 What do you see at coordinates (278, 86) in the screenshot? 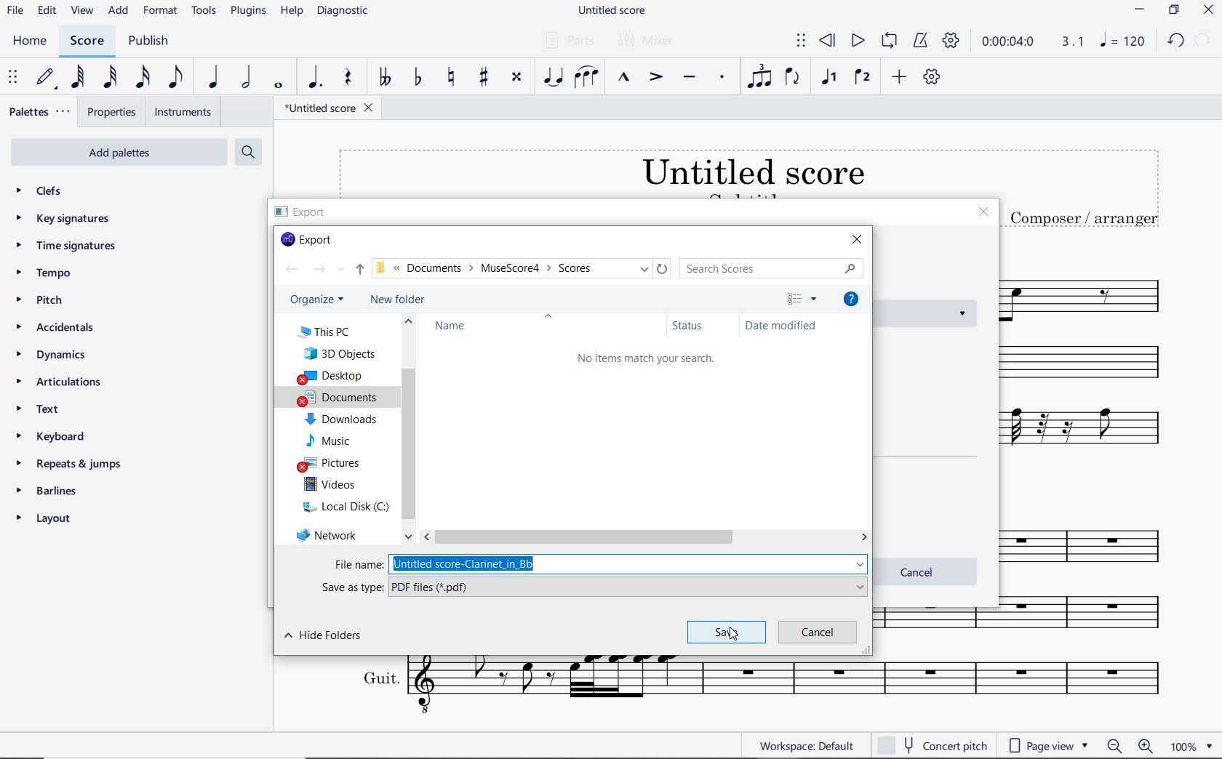
I see `WHOLE NOTE` at bounding box center [278, 86].